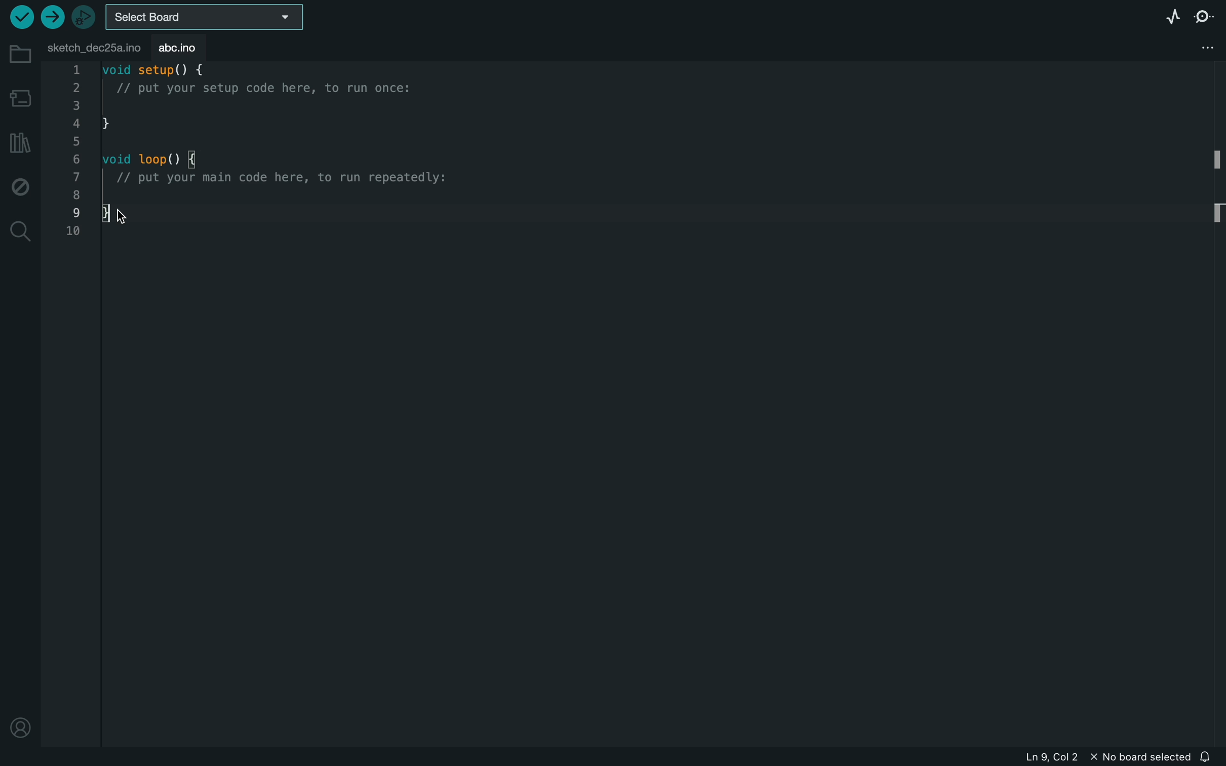 The image size is (1226, 766). What do you see at coordinates (85, 15) in the screenshot?
I see `debugger` at bounding box center [85, 15].